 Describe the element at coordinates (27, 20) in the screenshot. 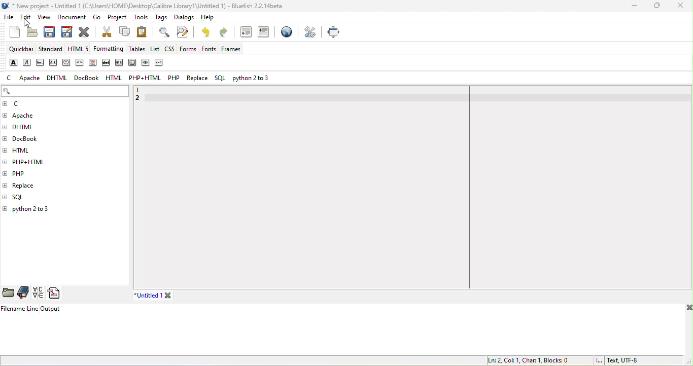

I see `cursor` at that location.